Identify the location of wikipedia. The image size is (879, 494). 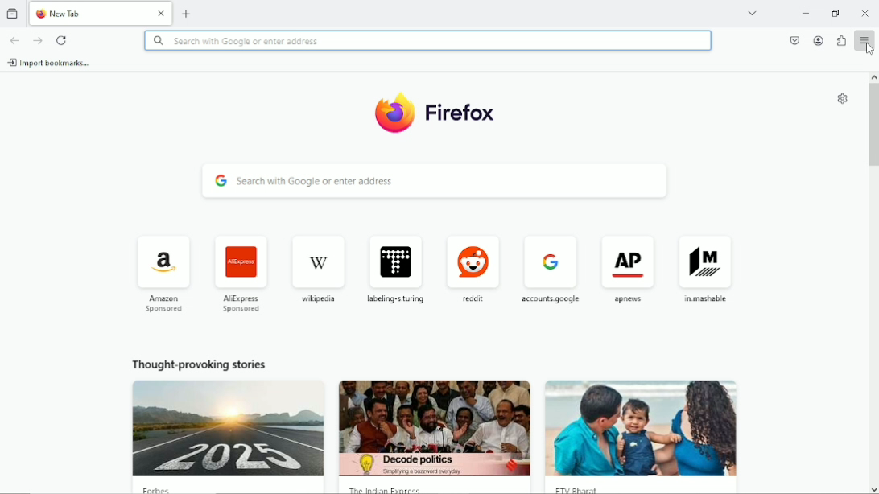
(316, 266).